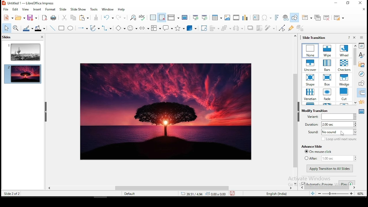 The image size is (368, 207). Describe the element at coordinates (362, 47) in the screenshot. I see `properties` at that location.